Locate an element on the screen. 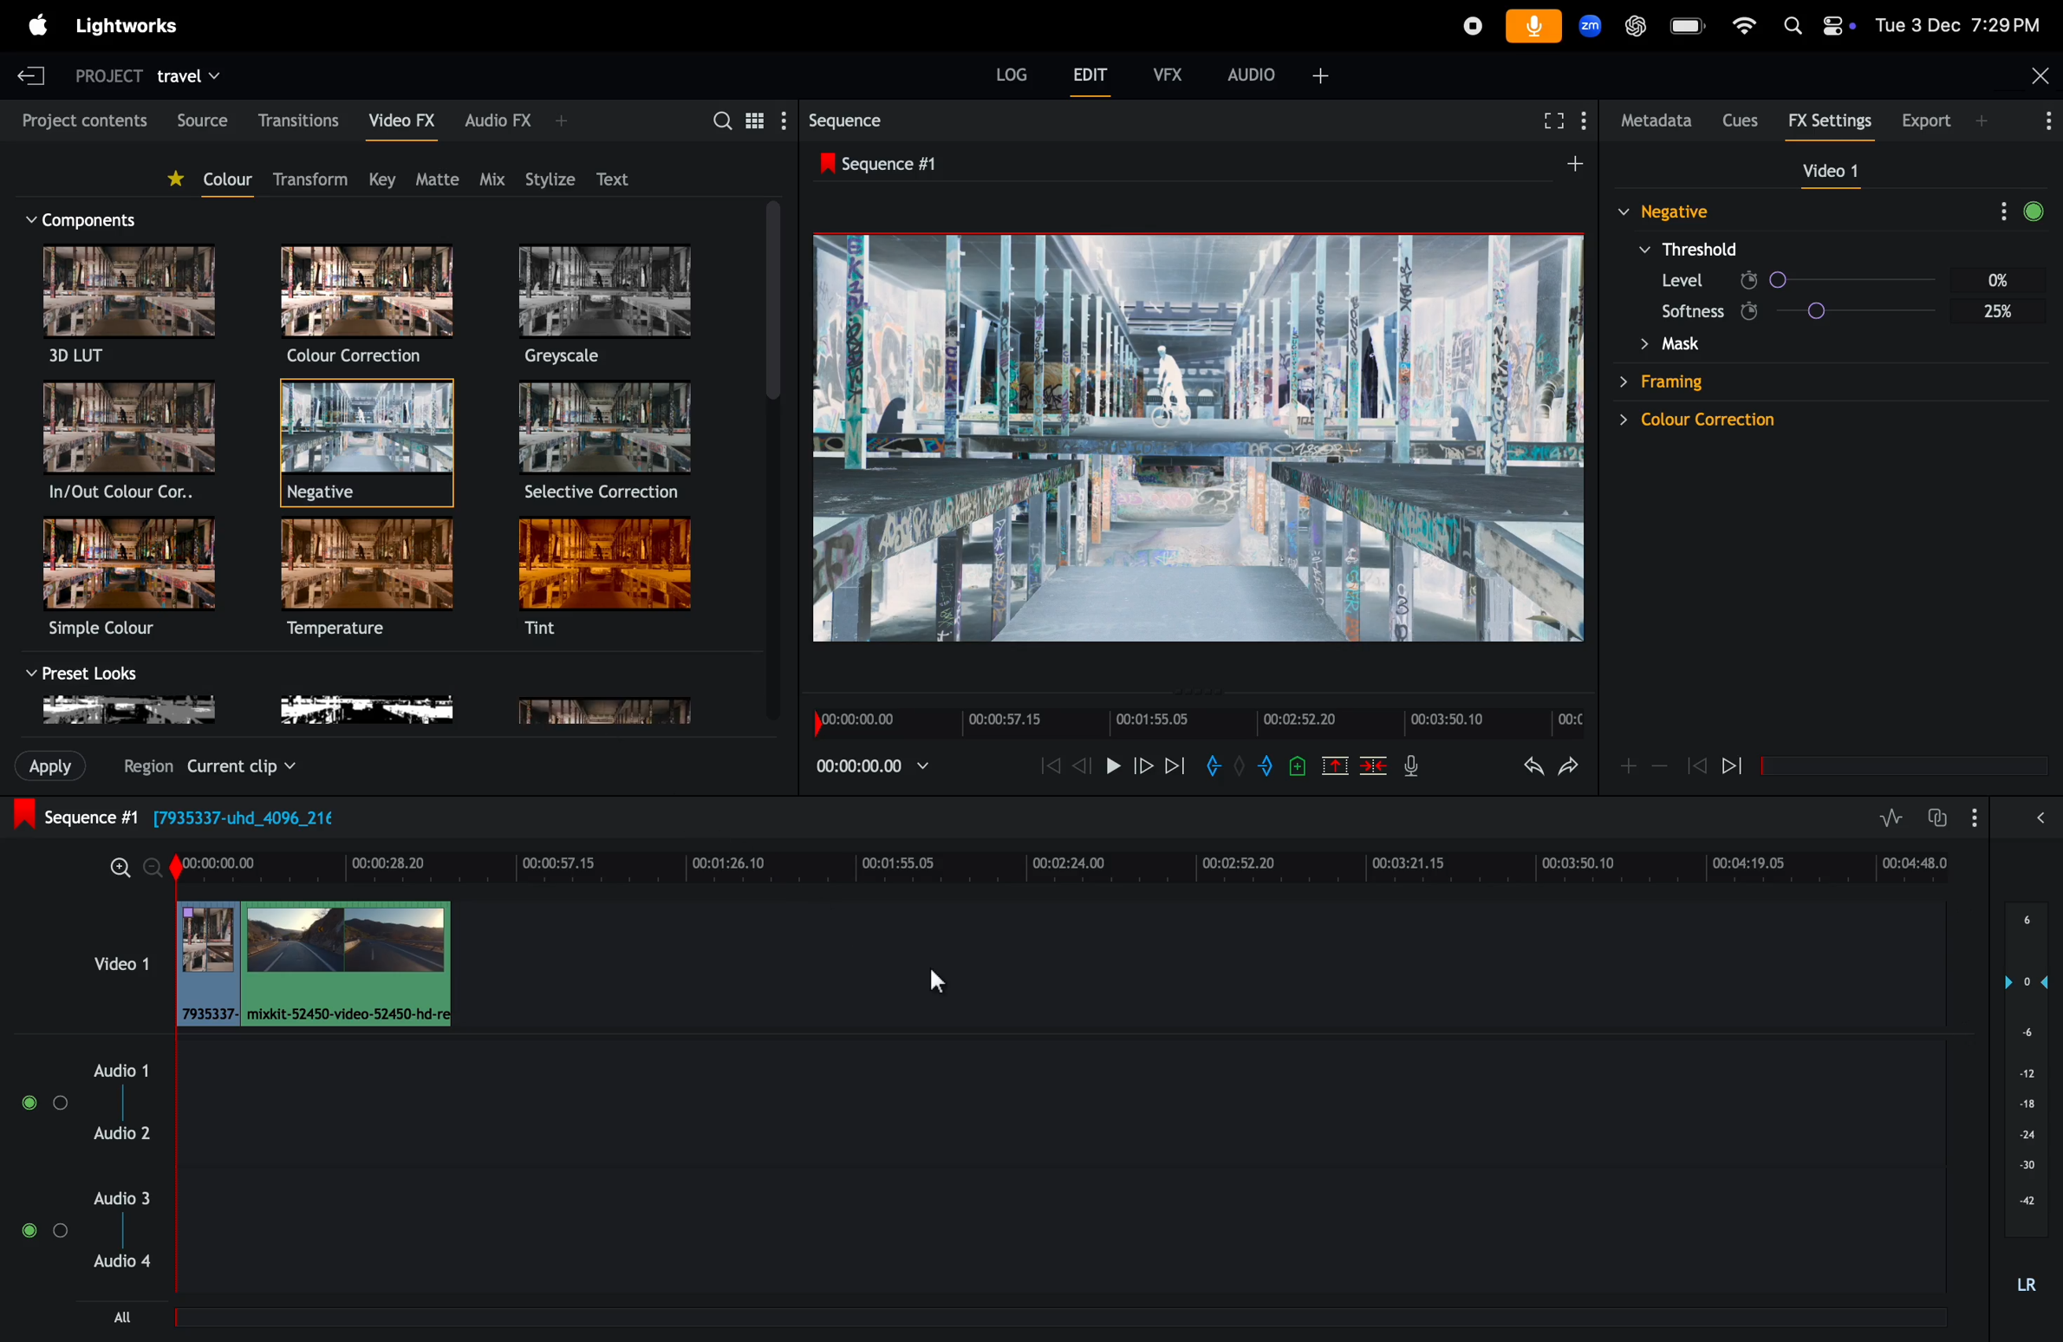 Image resolution: width=2063 pixels, height=1342 pixels. Time frame is located at coordinates (1193, 723).